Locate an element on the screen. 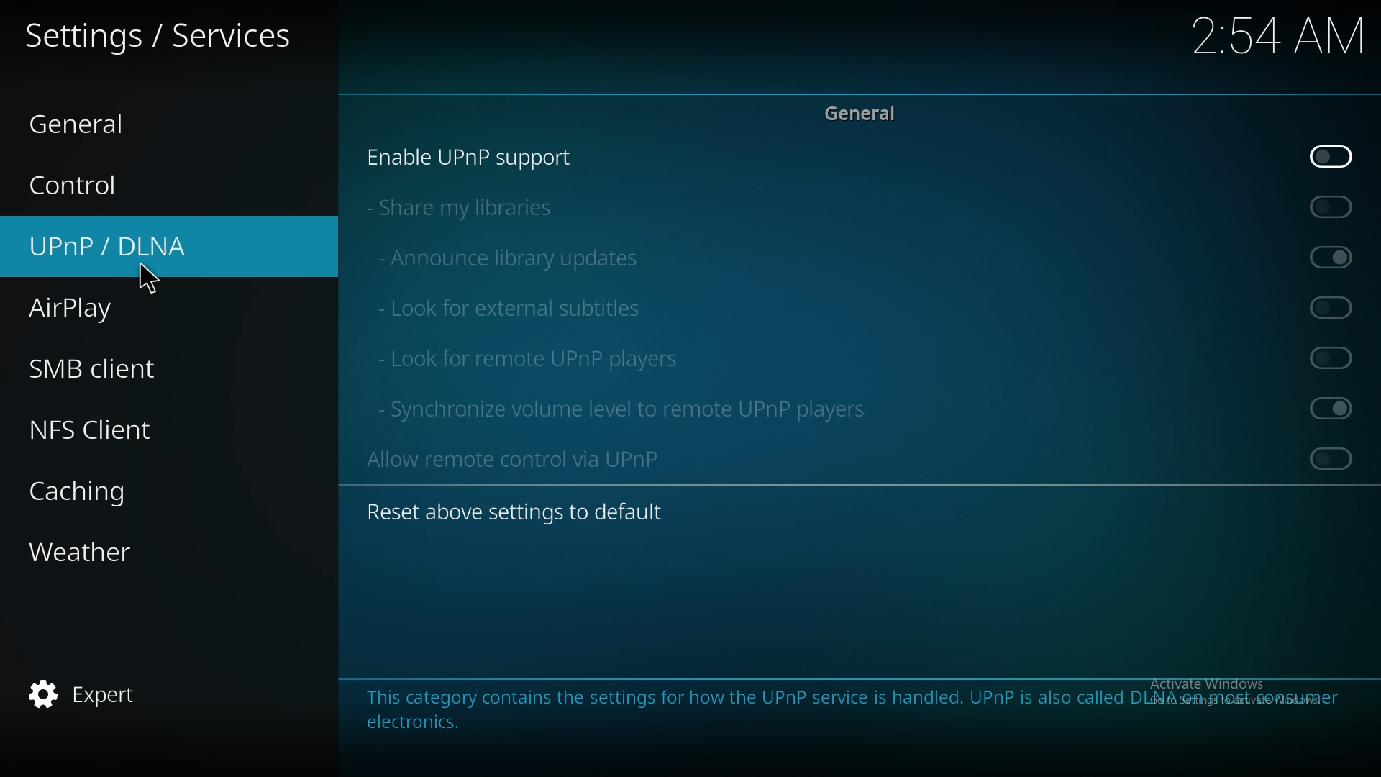 This screenshot has width=1381, height=777. airplay is located at coordinates (99, 310).